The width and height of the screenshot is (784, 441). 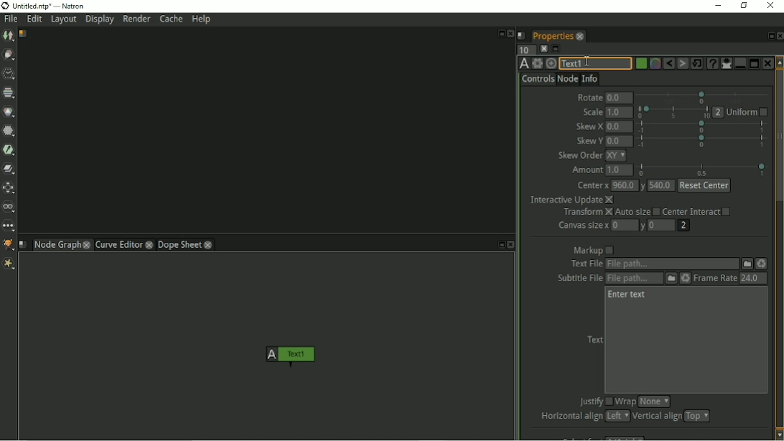 What do you see at coordinates (579, 155) in the screenshot?
I see `Skew Order` at bounding box center [579, 155].